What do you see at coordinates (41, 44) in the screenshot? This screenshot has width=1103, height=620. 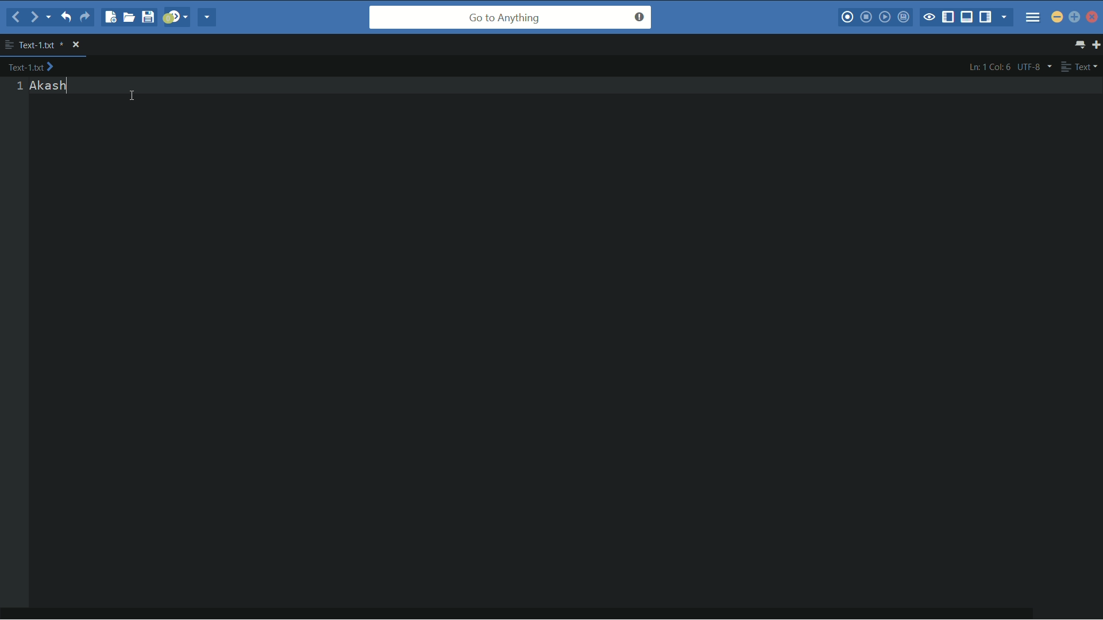 I see `Text-1 File` at bounding box center [41, 44].